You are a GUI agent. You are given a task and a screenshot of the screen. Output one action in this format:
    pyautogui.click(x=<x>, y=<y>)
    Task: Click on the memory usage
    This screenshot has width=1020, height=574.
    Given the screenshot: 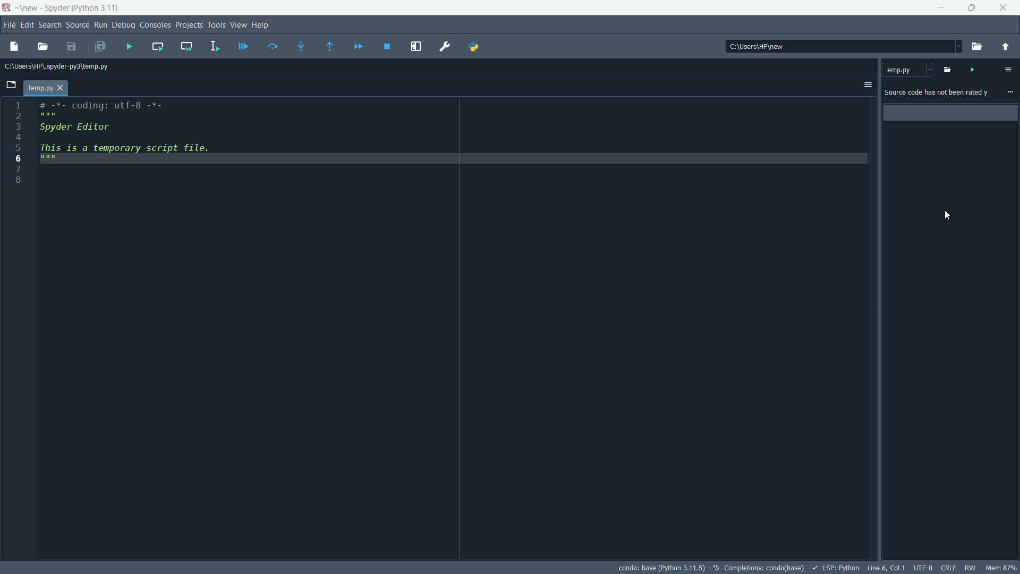 What is the action you would take?
    pyautogui.click(x=1001, y=568)
    